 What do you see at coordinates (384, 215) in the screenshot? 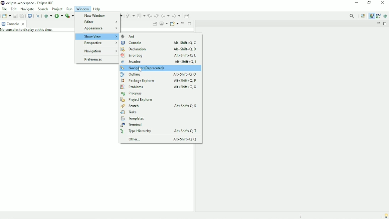
I see `Tip` at bounding box center [384, 215].